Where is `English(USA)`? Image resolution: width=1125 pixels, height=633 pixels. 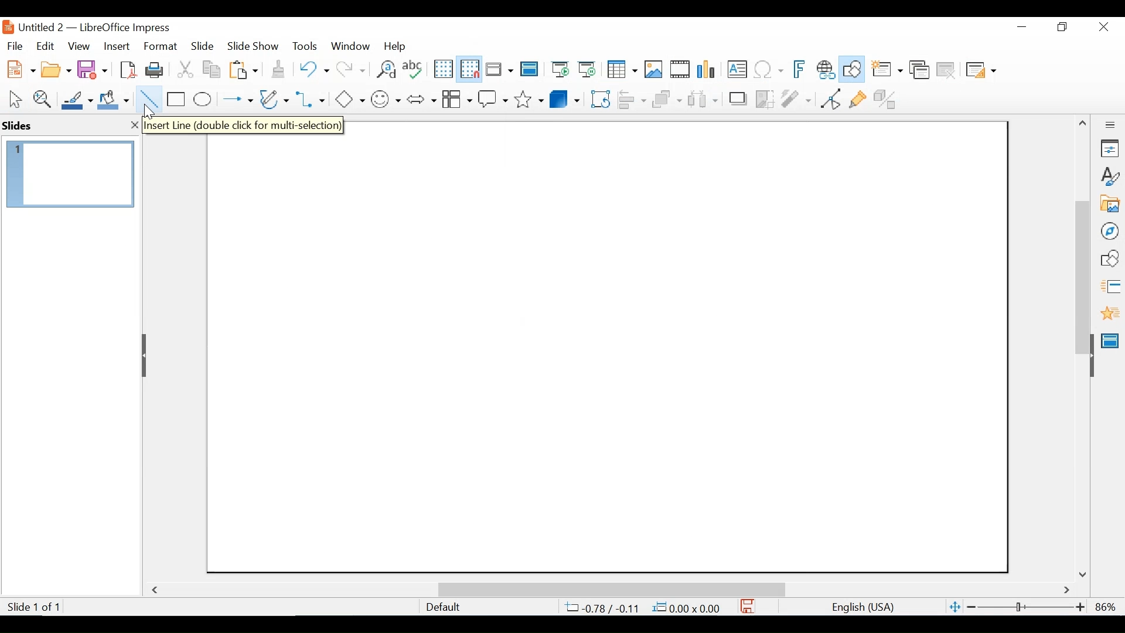 English(USA) is located at coordinates (860, 608).